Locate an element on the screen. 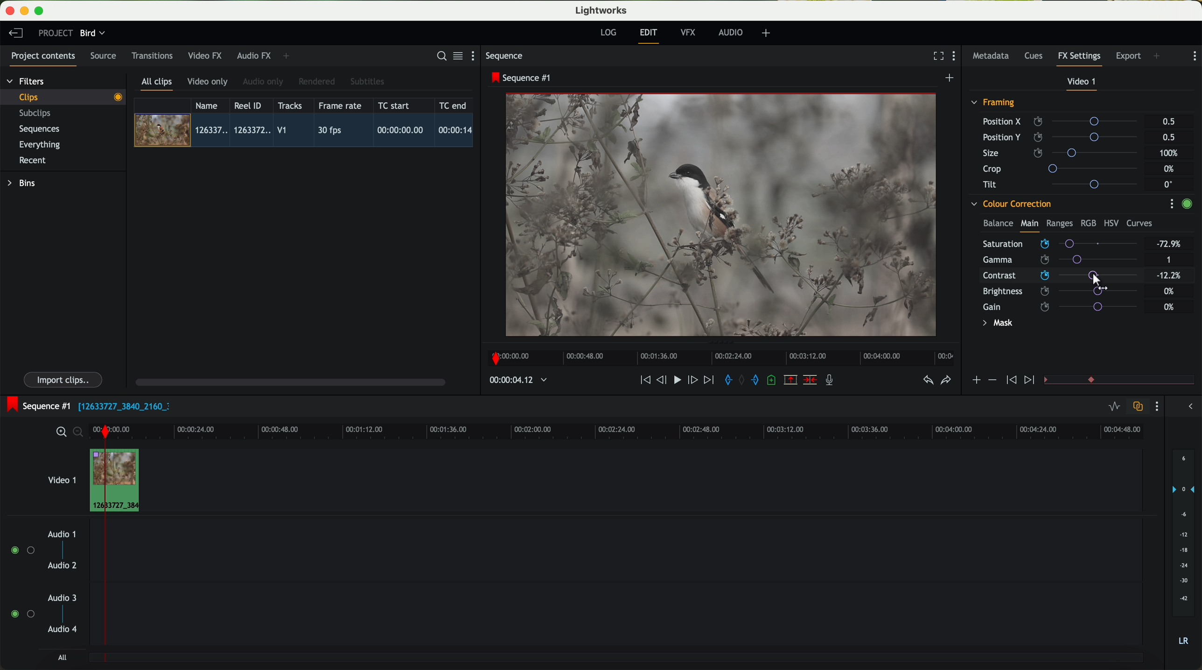 The height and width of the screenshot is (670, 1202). audio FX is located at coordinates (254, 55).